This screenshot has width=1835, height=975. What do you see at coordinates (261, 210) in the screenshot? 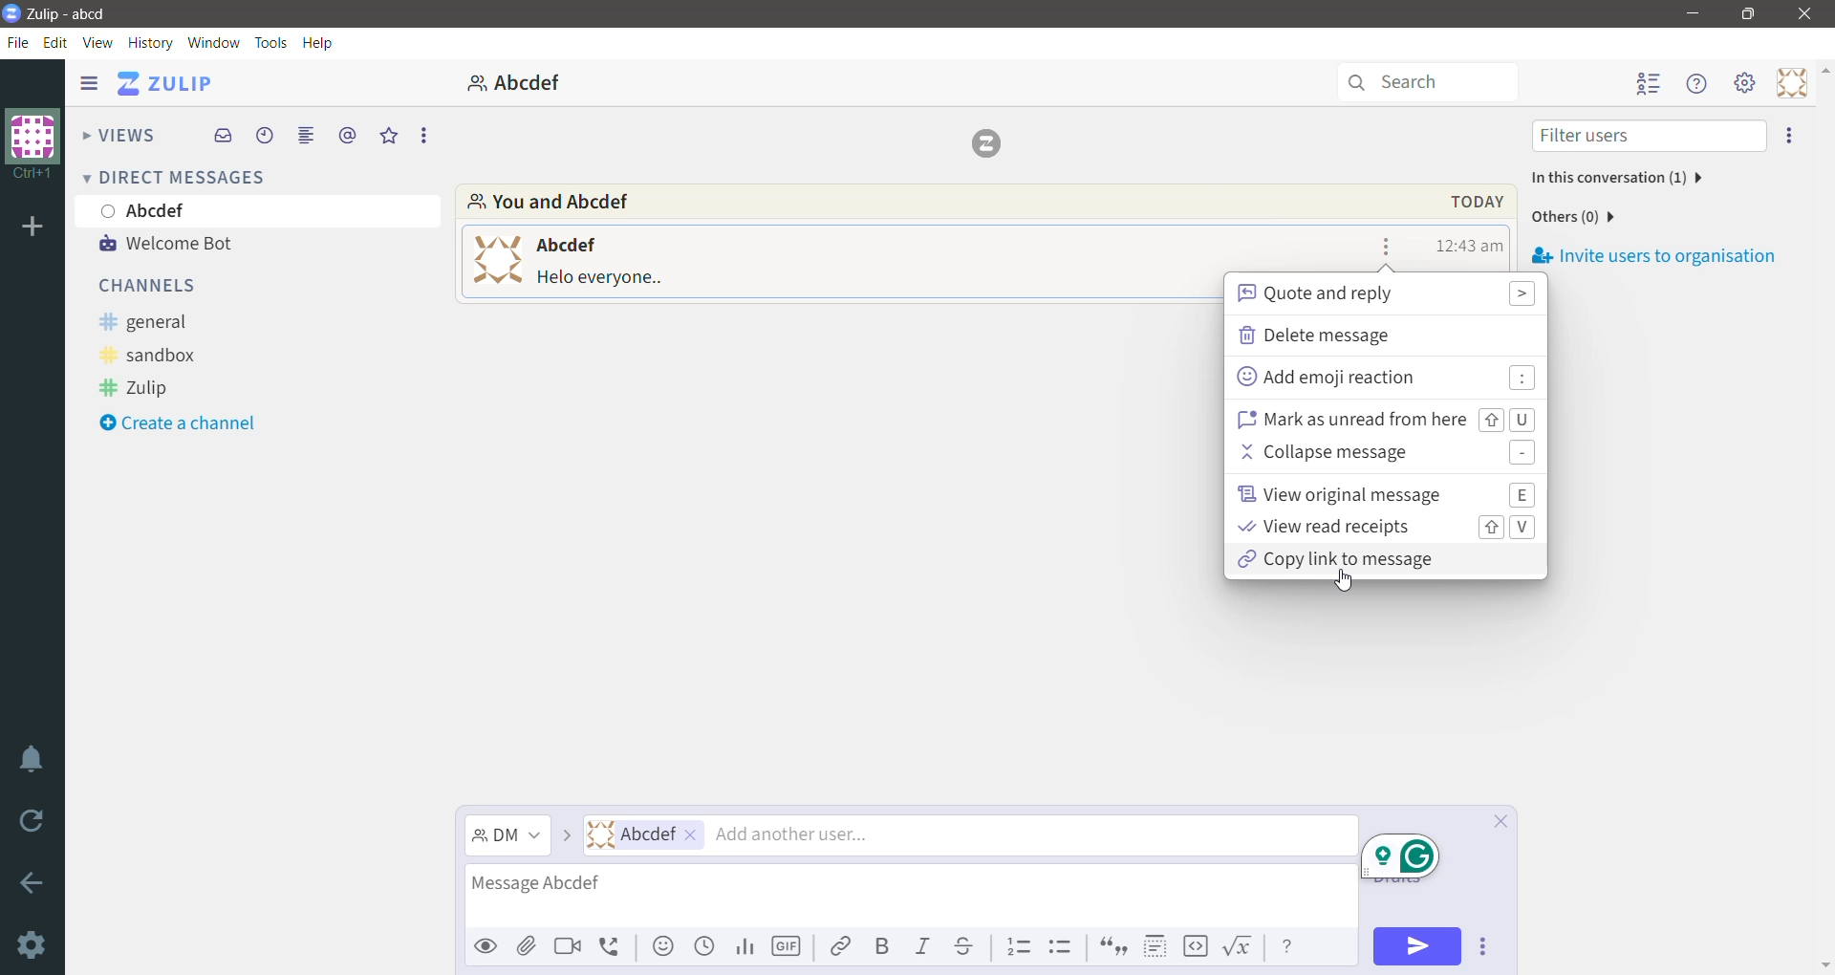
I see `User` at bounding box center [261, 210].